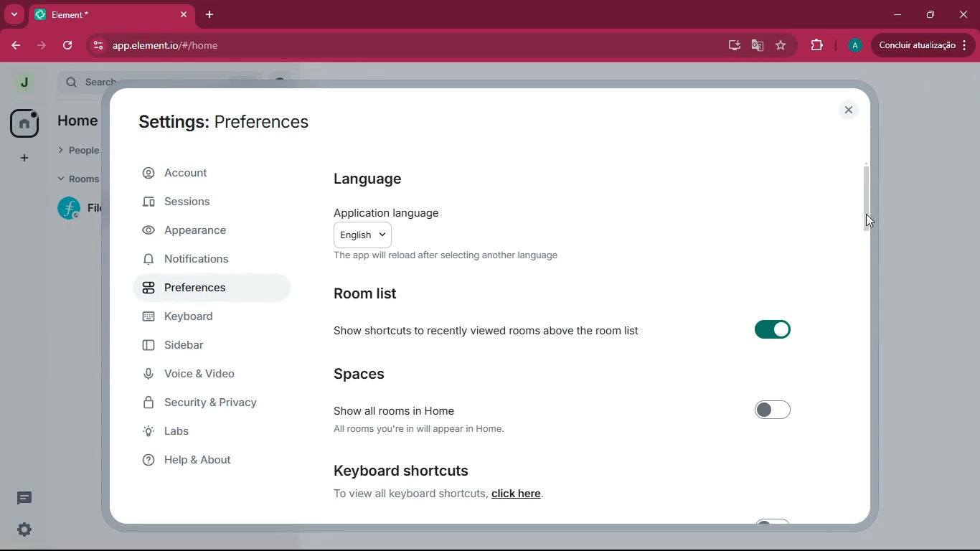 Image resolution: width=980 pixels, height=551 pixels. What do you see at coordinates (815, 44) in the screenshot?
I see `extensions` at bounding box center [815, 44].